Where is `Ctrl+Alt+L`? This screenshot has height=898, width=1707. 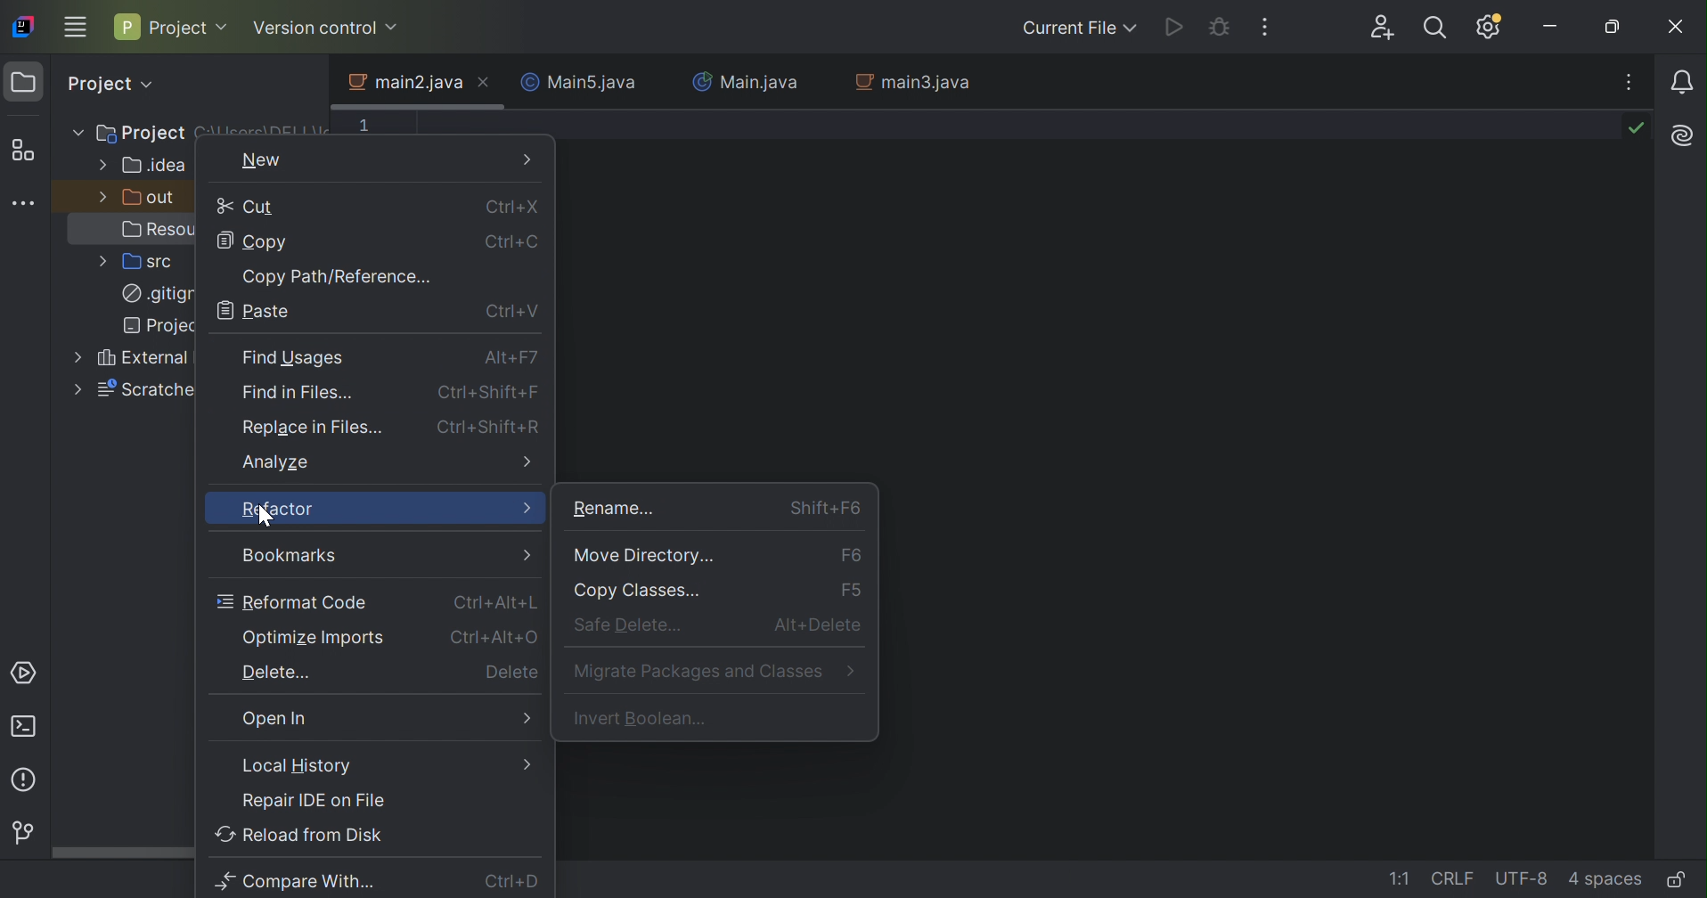
Ctrl+Alt+L is located at coordinates (494, 603).